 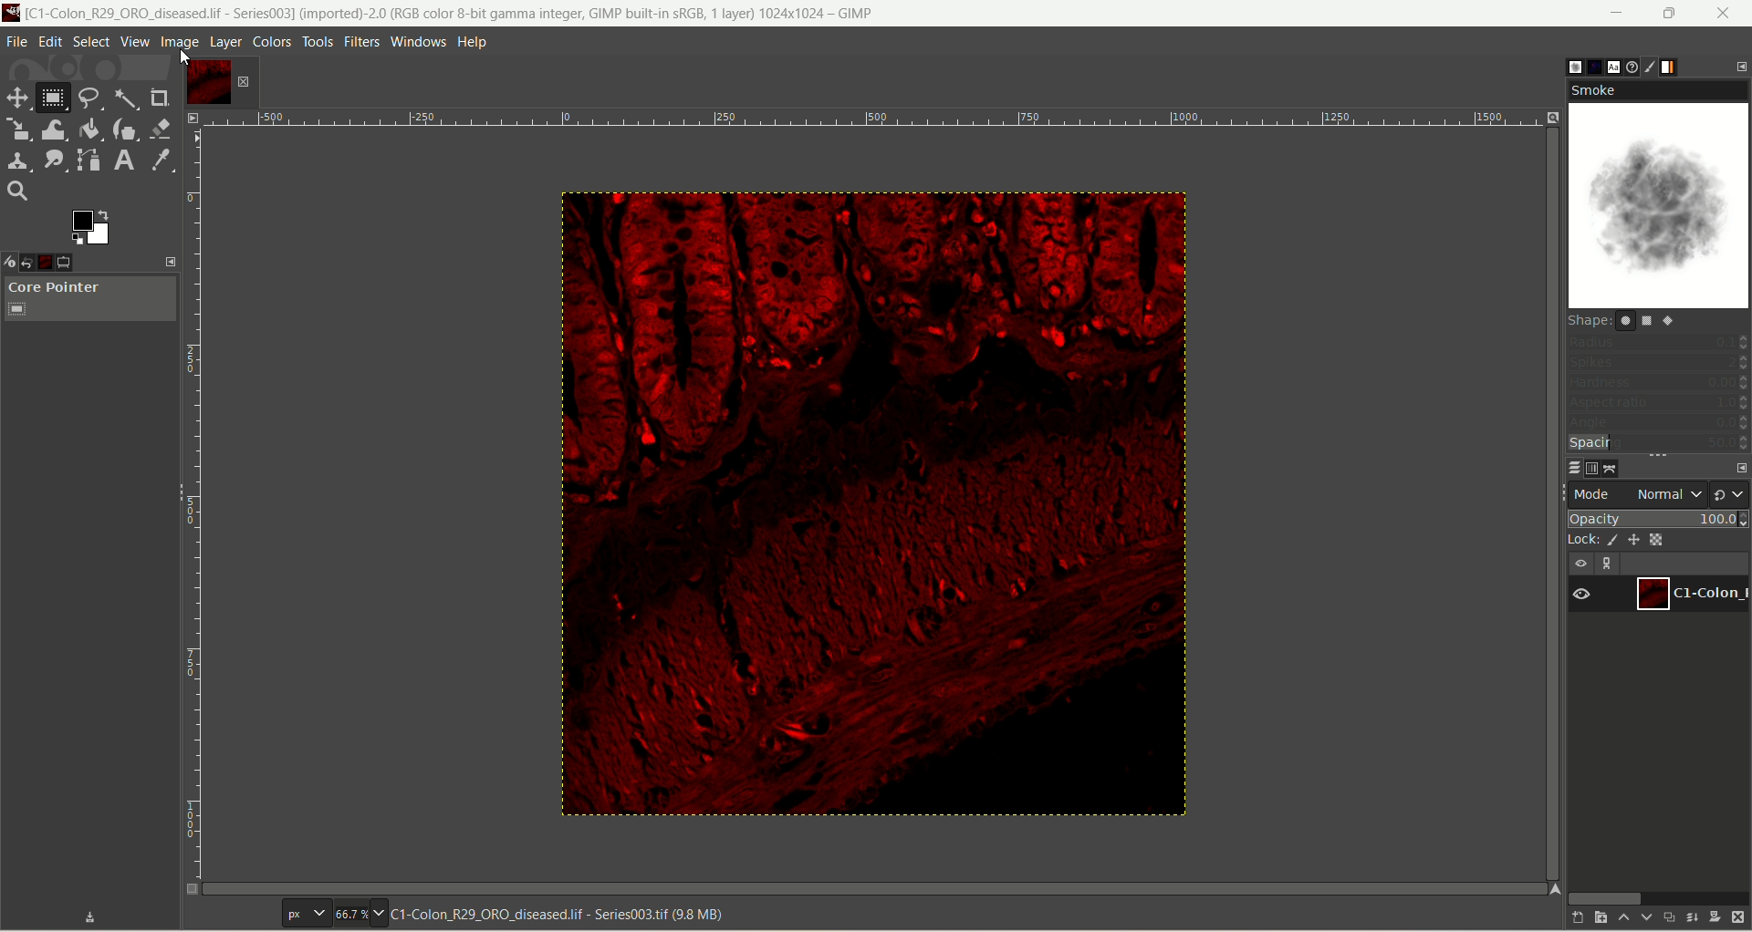 I want to click on zoom factor, so click(x=362, y=914).